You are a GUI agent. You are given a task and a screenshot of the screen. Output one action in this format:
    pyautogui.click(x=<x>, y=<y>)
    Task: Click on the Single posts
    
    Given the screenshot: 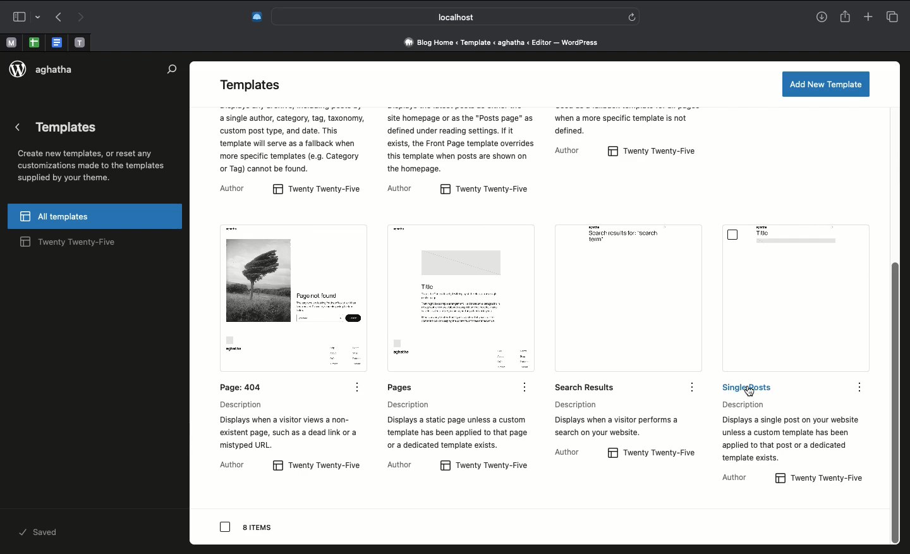 What is the action you would take?
    pyautogui.click(x=795, y=309)
    